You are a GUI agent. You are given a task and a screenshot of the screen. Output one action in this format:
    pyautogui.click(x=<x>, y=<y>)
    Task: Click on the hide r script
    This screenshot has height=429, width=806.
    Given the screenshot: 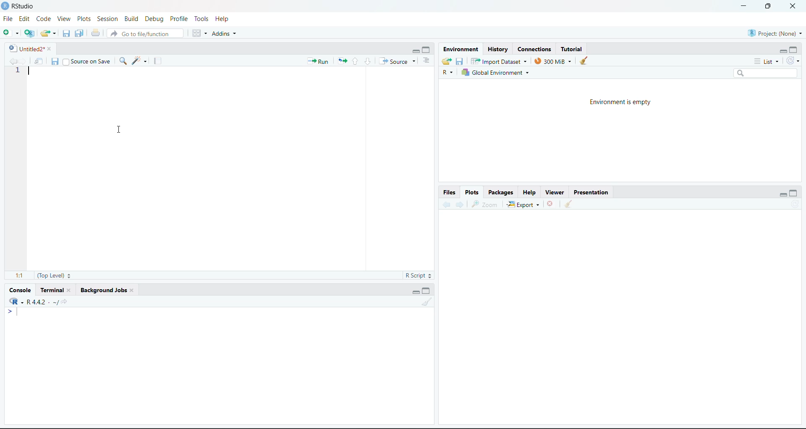 What is the action you would take?
    pyautogui.click(x=783, y=193)
    